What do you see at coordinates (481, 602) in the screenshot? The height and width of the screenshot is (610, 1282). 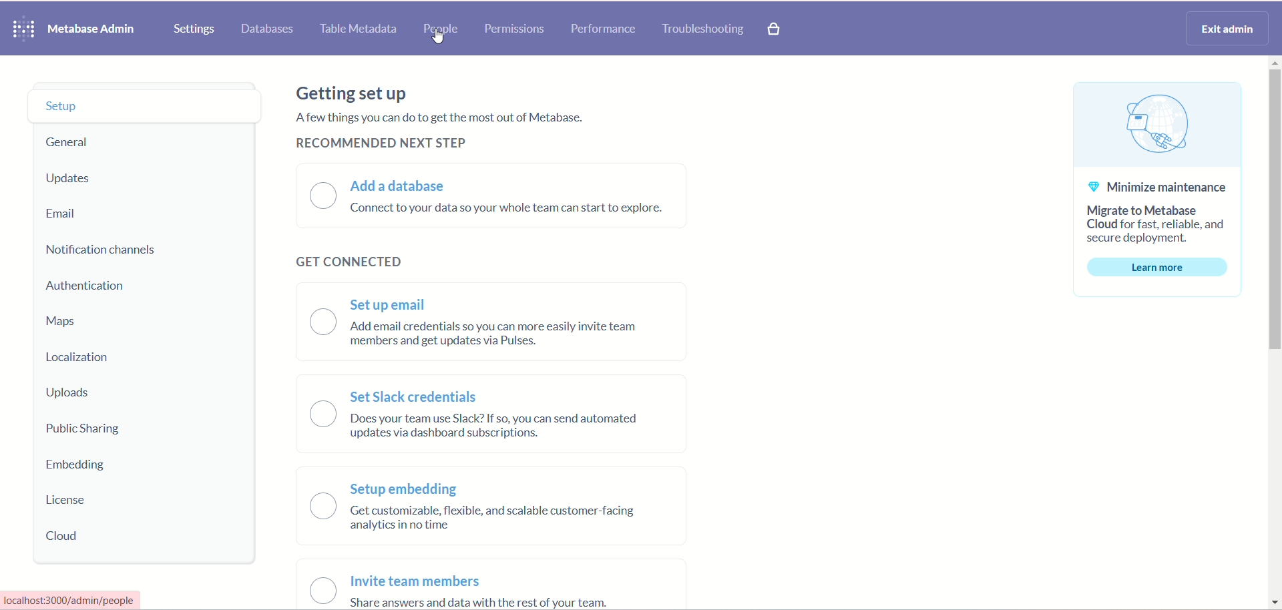 I see `text` at bounding box center [481, 602].